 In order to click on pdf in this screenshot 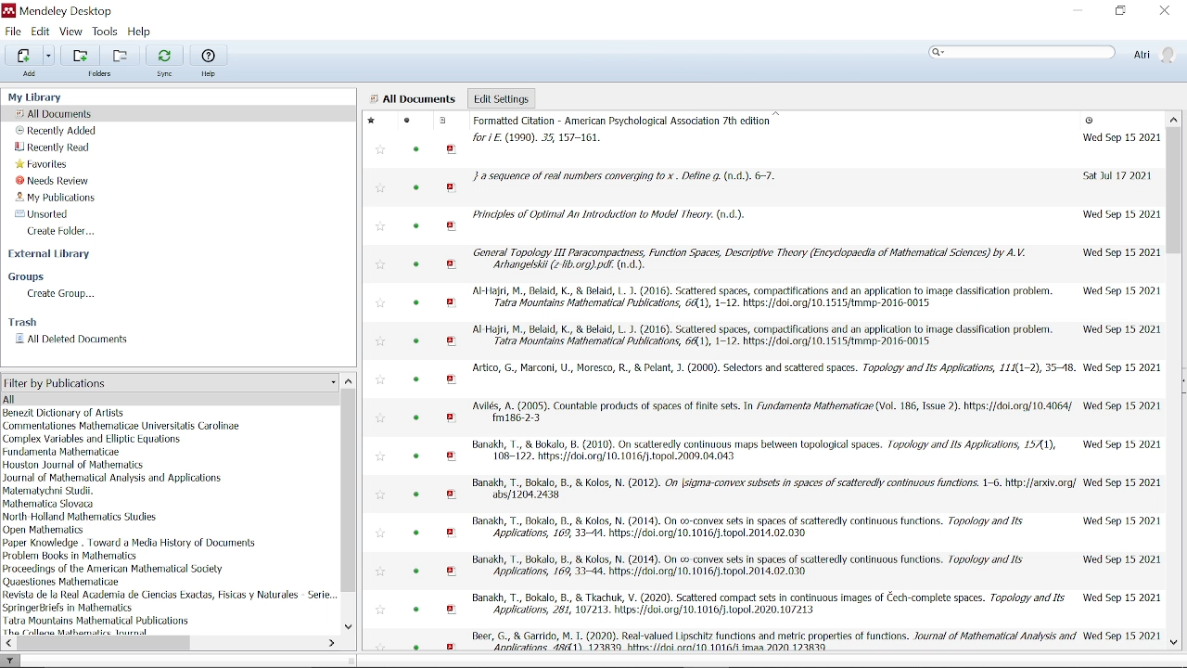, I will do `click(453, 533)`.